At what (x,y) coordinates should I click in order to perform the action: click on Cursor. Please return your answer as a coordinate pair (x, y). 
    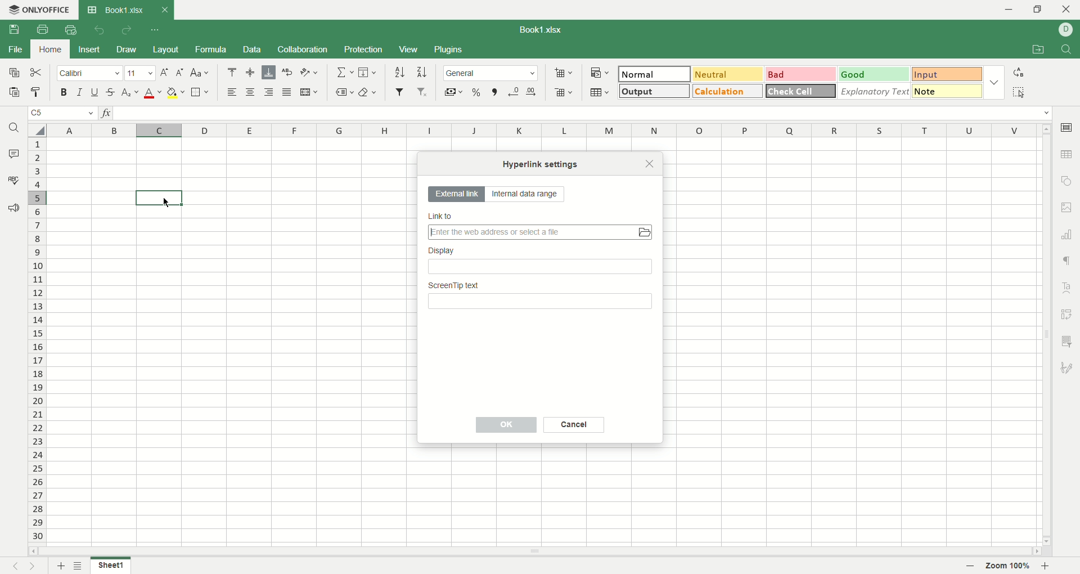
    Looking at the image, I should click on (163, 203).